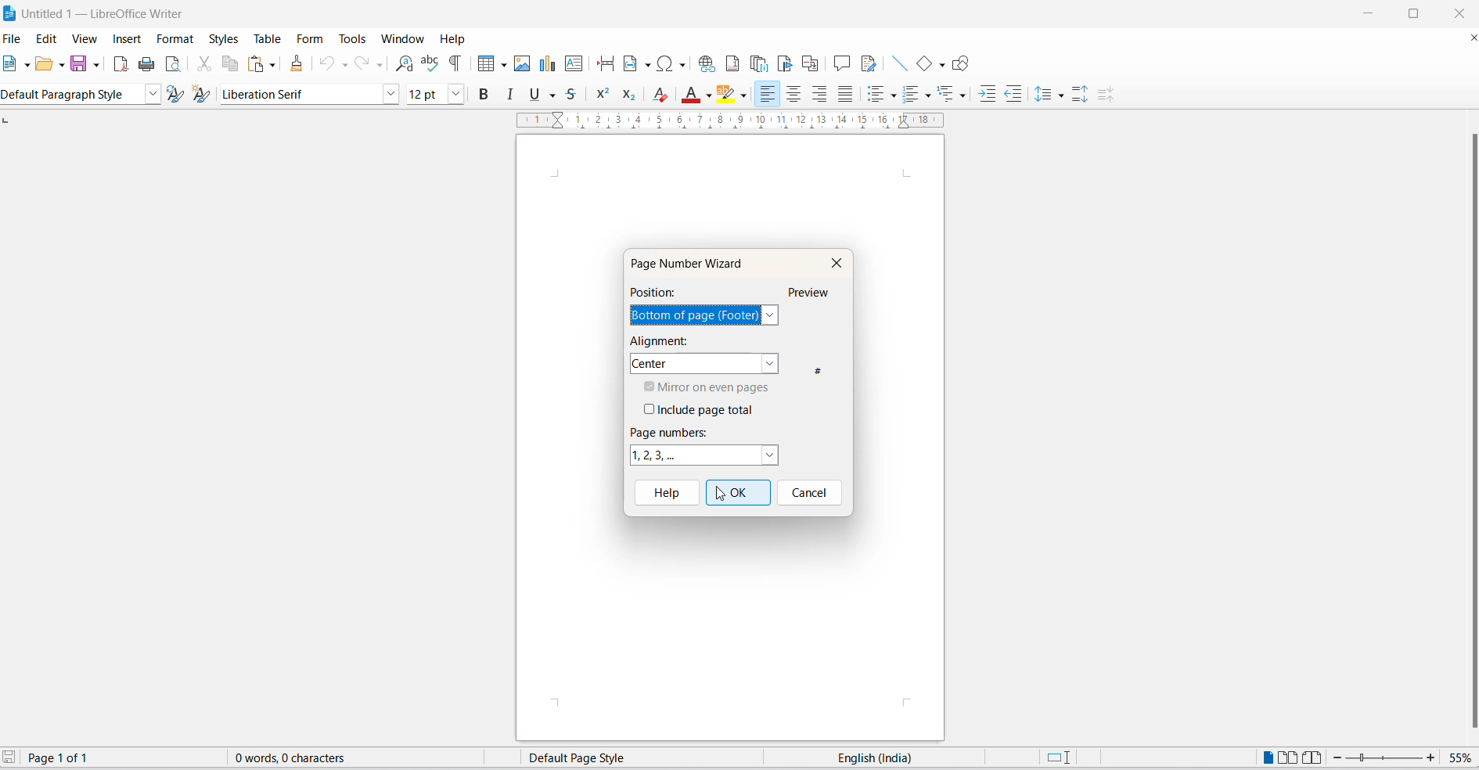 This screenshot has width=1479, height=770. Describe the element at coordinates (737, 121) in the screenshot. I see `scaling` at that location.